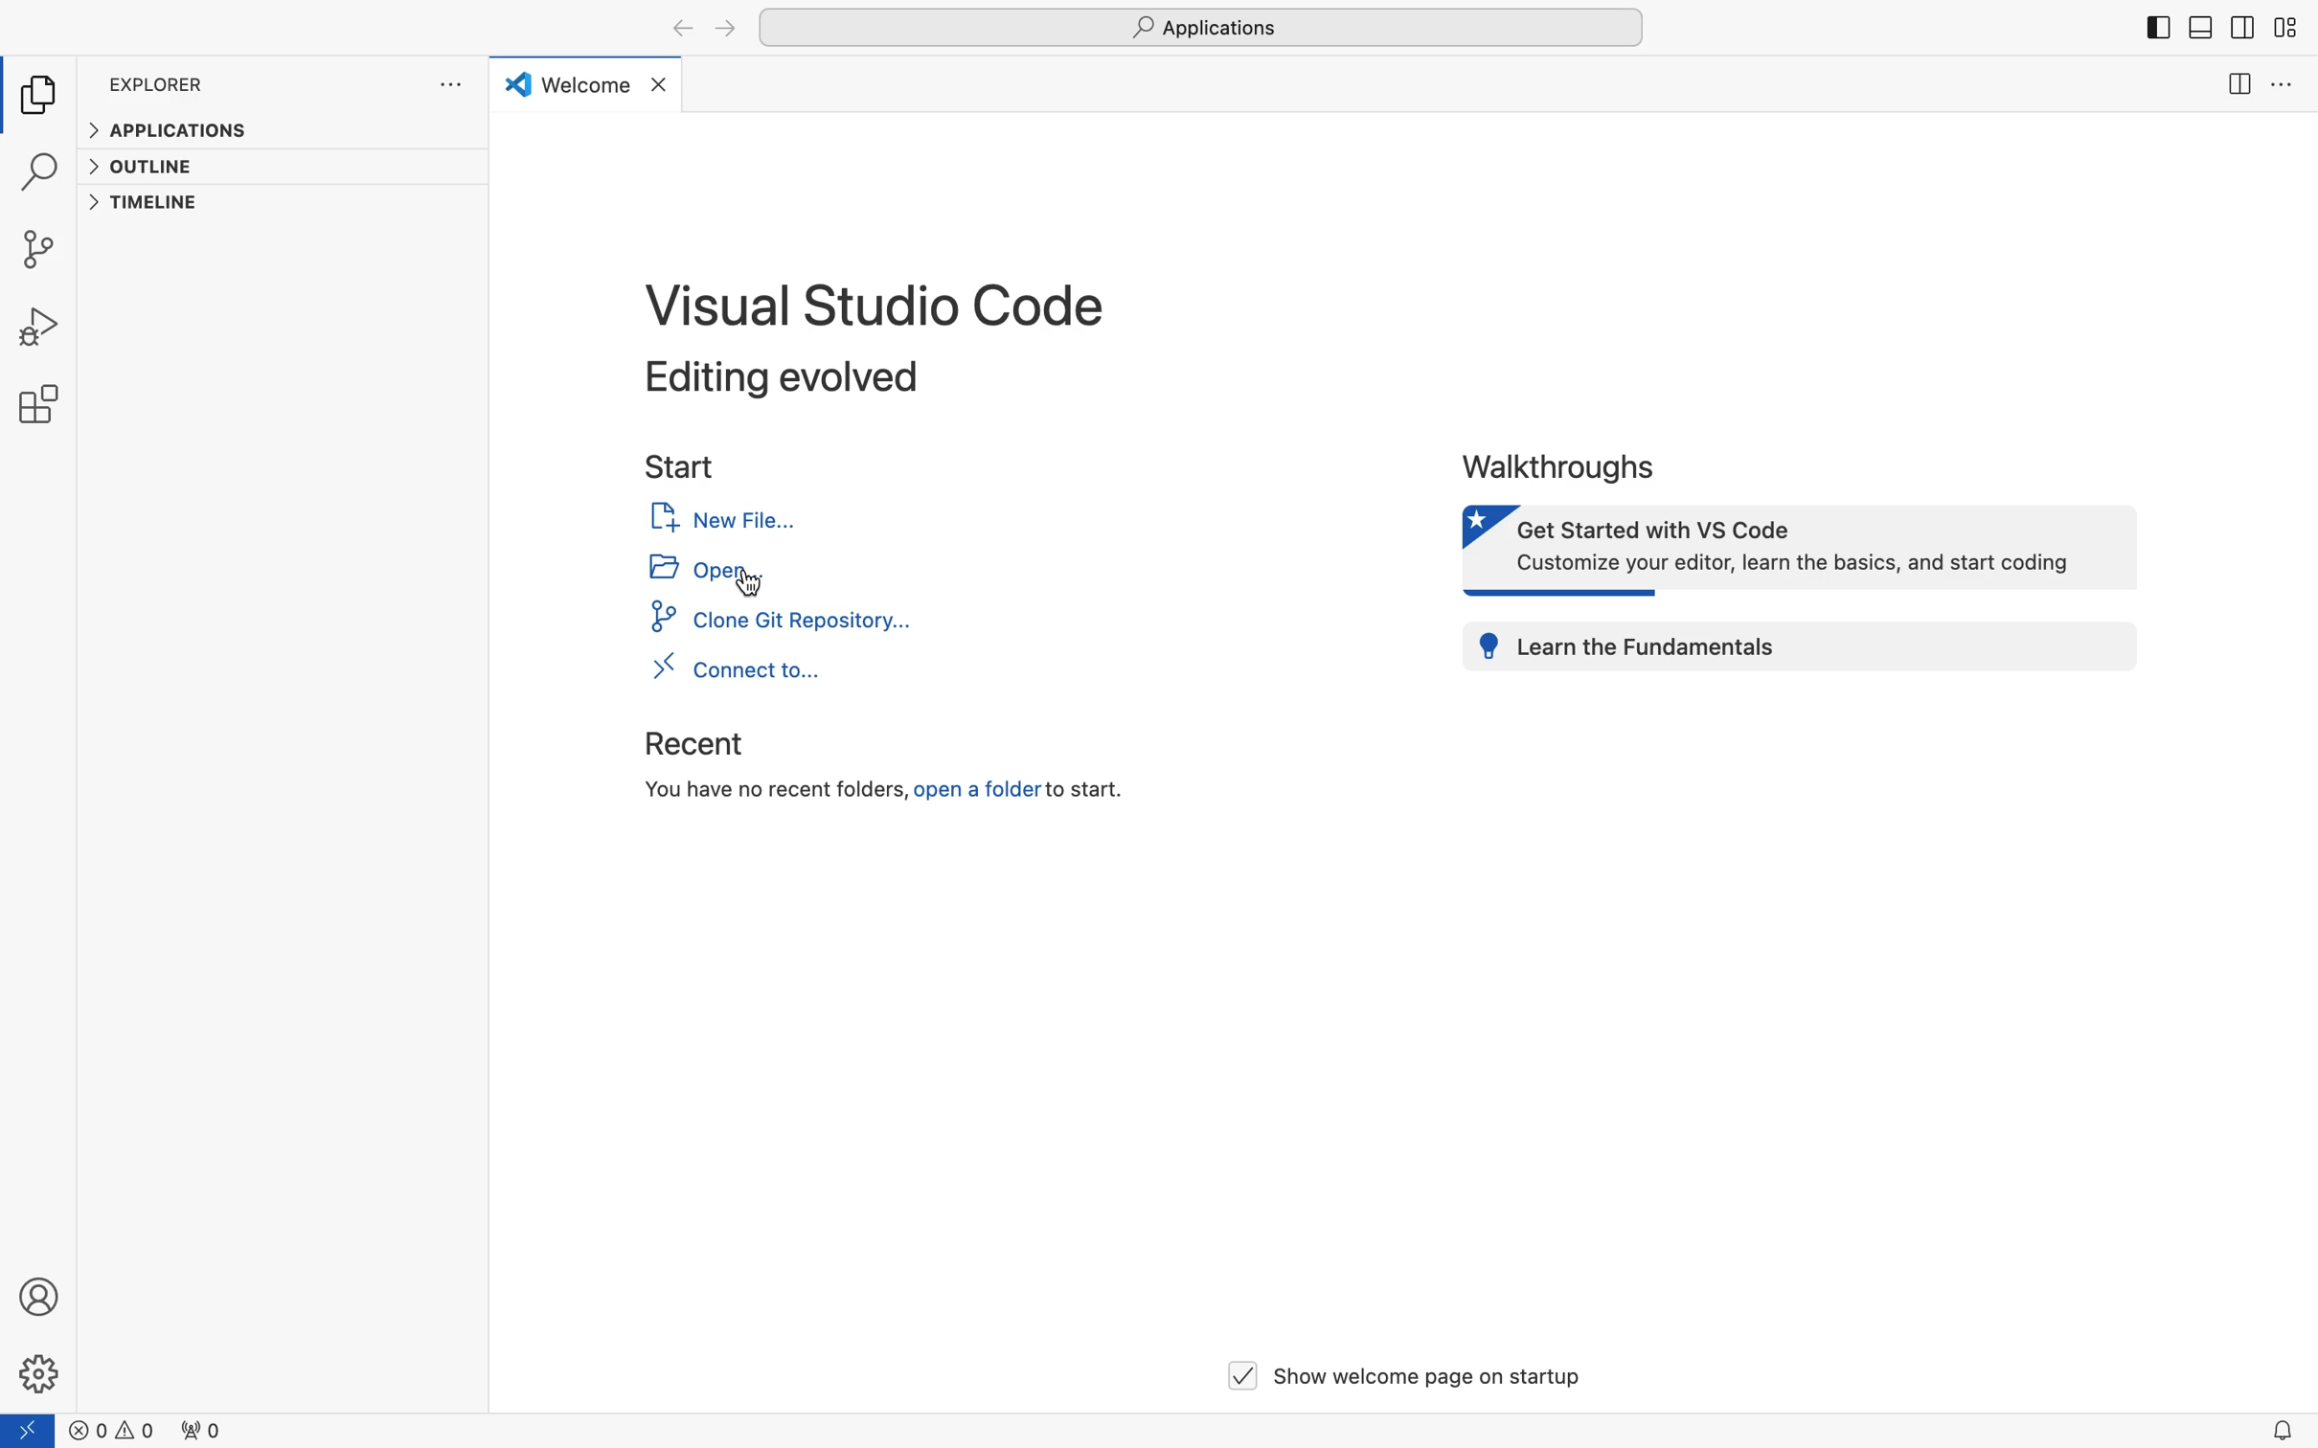 The height and width of the screenshot is (1448, 2318). Describe the element at coordinates (2281, 1427) in the screenshot. I see `notifications` at that location.